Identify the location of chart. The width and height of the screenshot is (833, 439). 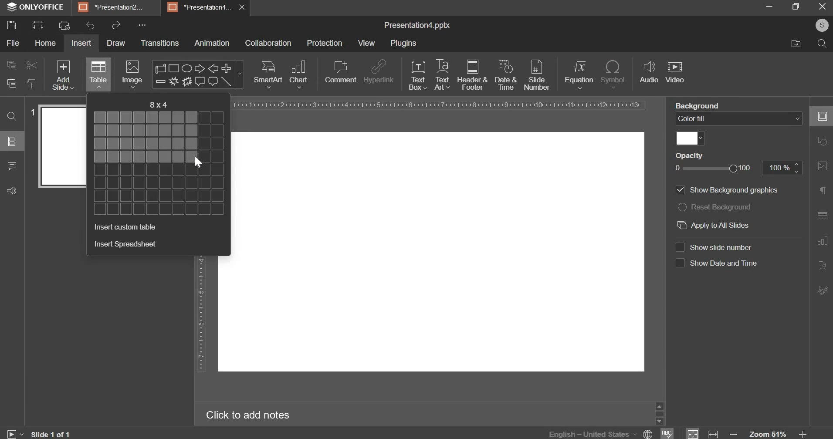
(299, 74).